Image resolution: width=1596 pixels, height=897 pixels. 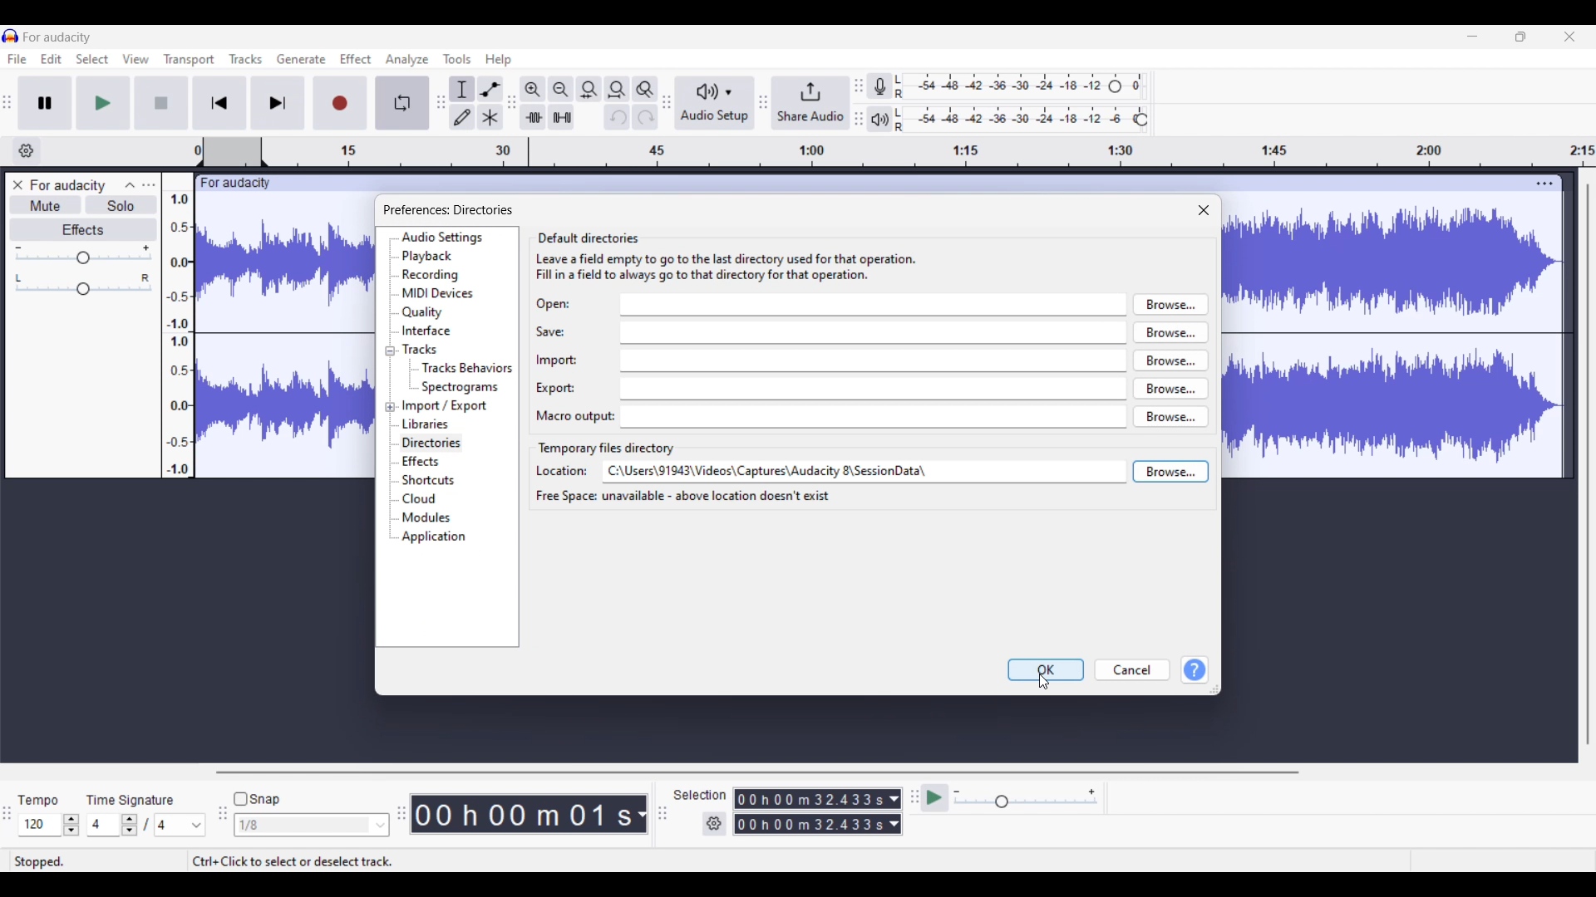 What do you see at coordinates (178, 334) in the screenshot?
I see `Scale to measure track intensity` at bounding box center [178, 334].